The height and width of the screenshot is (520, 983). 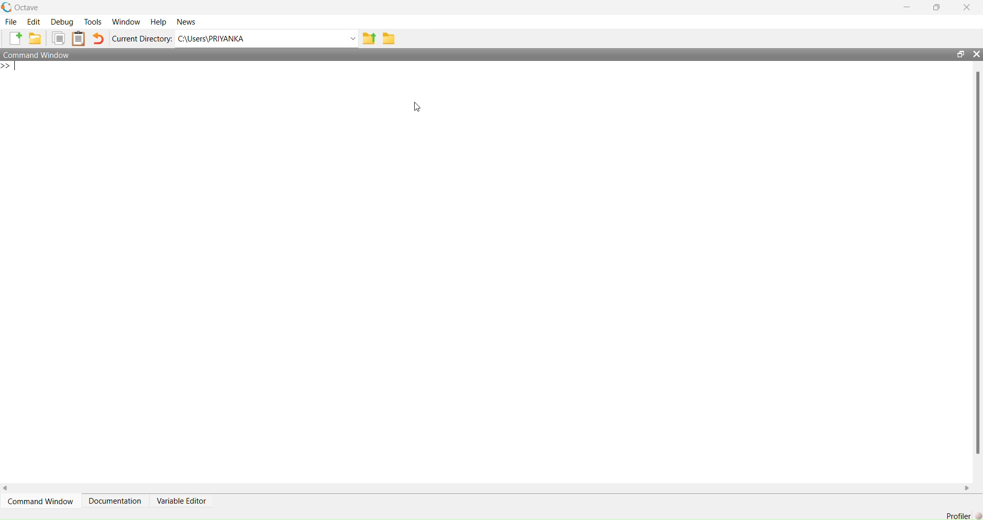 I want to click on Current Directory:, so click(x=141, y=39).